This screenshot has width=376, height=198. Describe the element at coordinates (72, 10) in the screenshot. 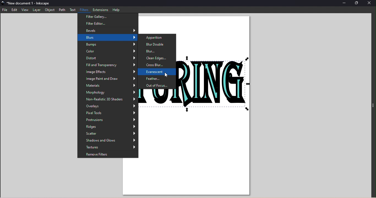

I see `Text` at that location.